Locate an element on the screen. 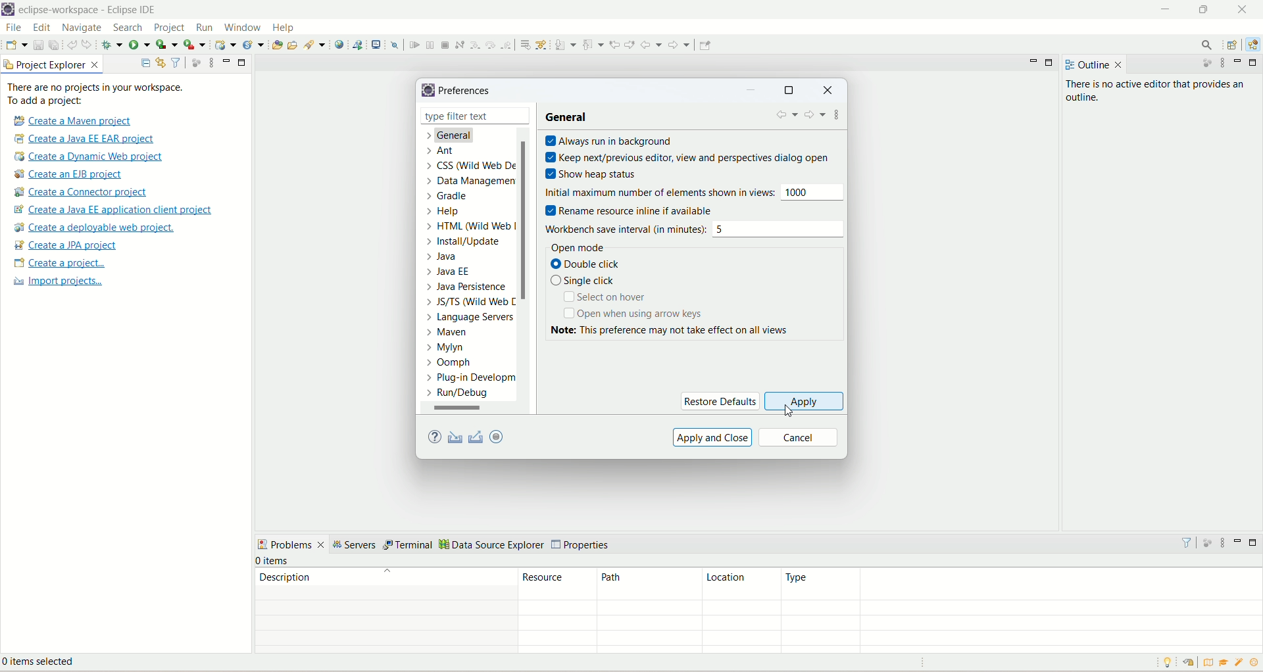 The width and height of the screenshot is (1263, 672). Java EE is located at coordinates (449, 272).